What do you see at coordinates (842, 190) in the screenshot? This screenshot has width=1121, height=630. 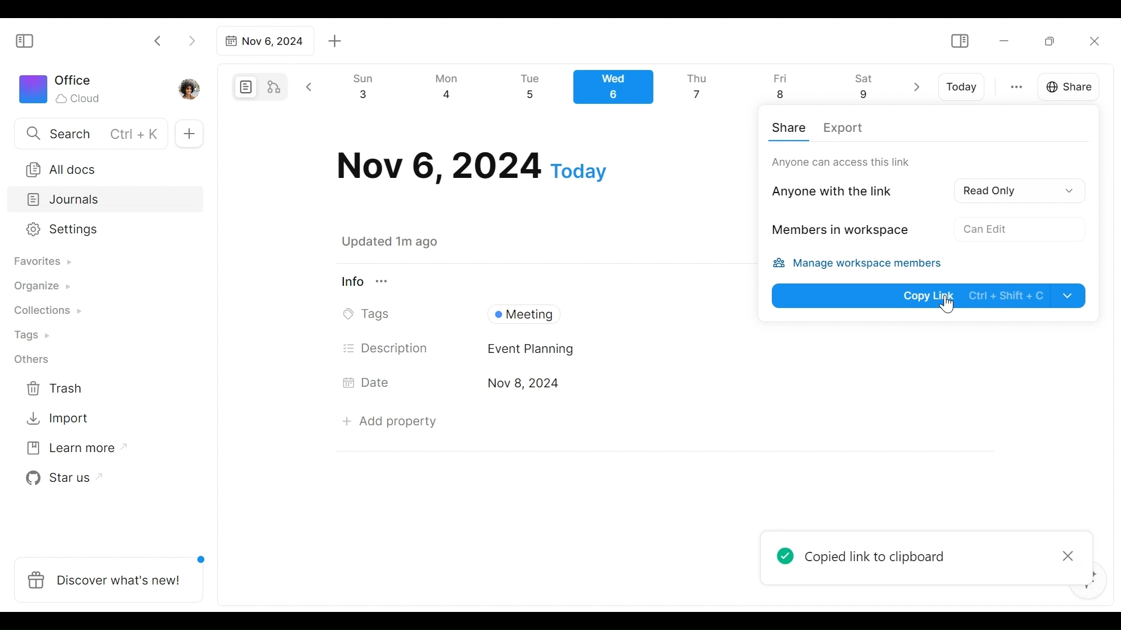 I see `Anyone with thelink` at bounding box center [842, 190].